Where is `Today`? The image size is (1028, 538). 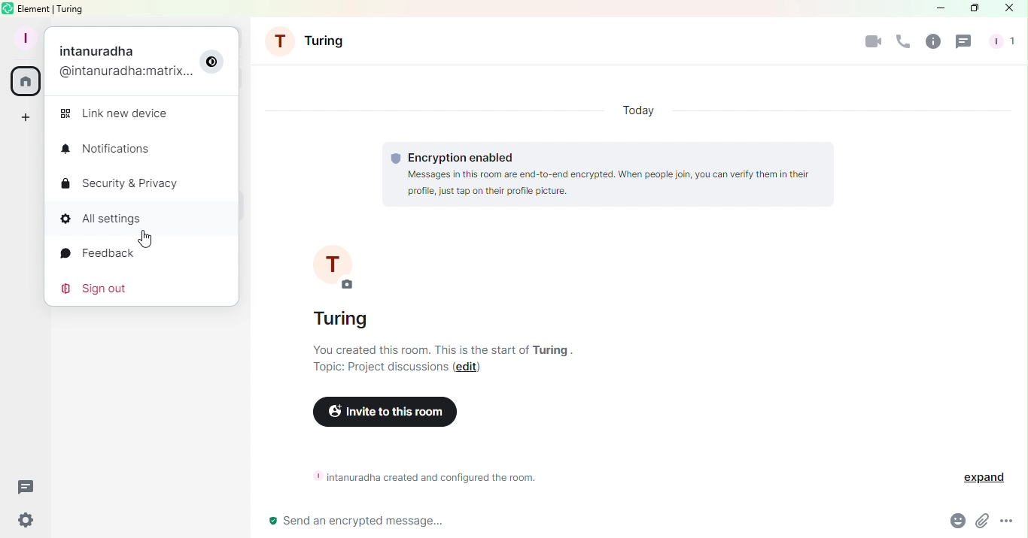
Today is located at coordinates (633, 110).